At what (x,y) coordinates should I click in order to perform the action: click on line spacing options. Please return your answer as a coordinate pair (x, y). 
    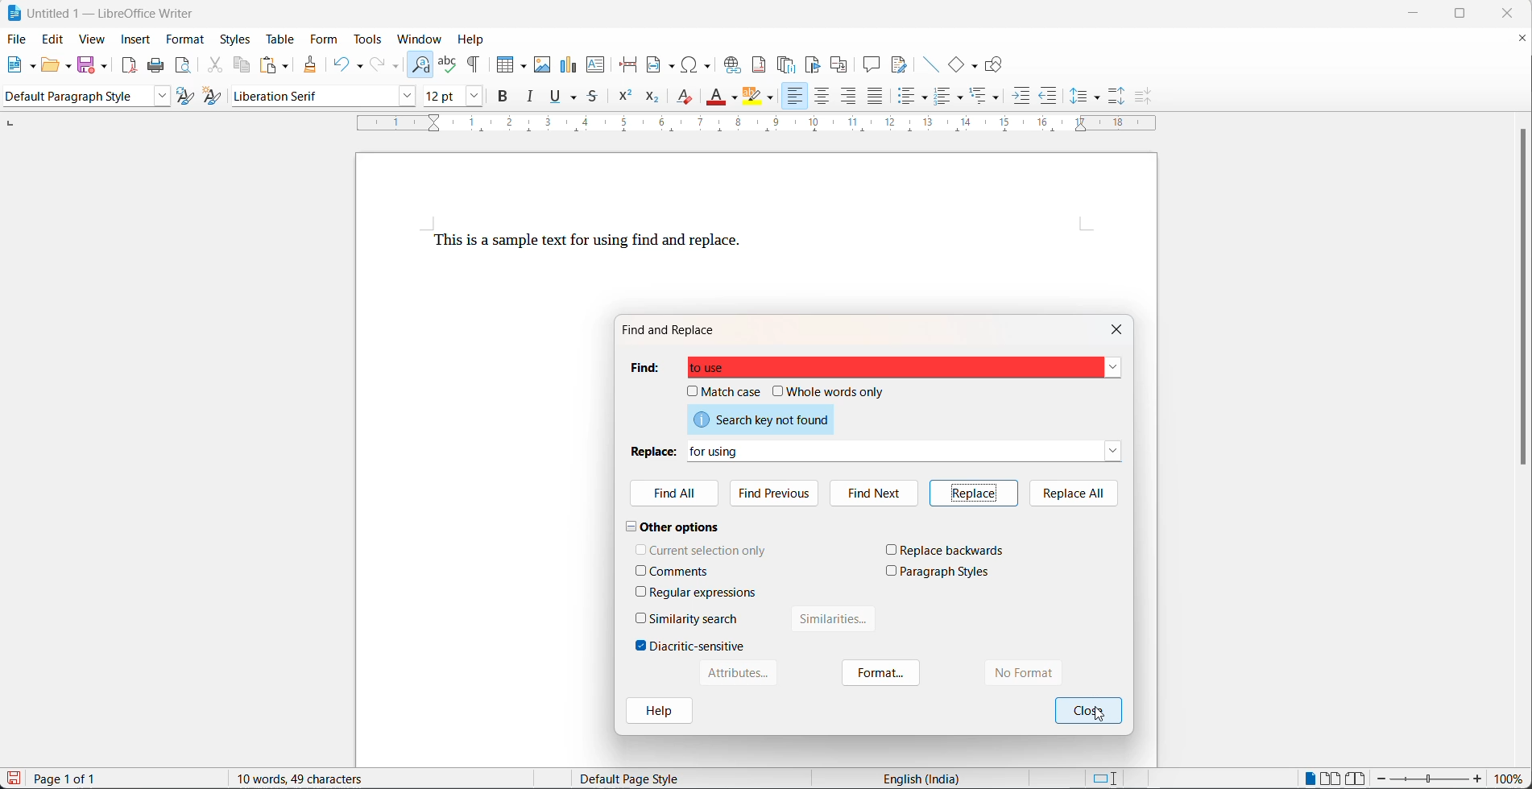
    Looking at the image, I should click on (1078, 97).